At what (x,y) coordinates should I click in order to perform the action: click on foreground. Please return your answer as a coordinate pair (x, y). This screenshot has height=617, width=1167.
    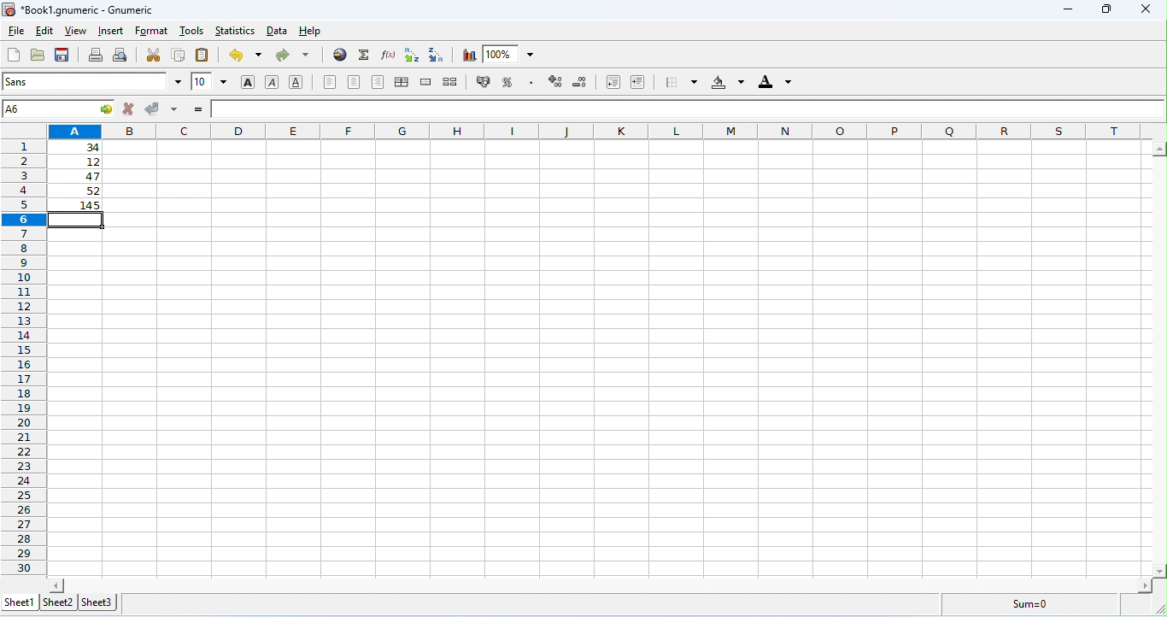
    Looking at the image, I should click on (775, 81).